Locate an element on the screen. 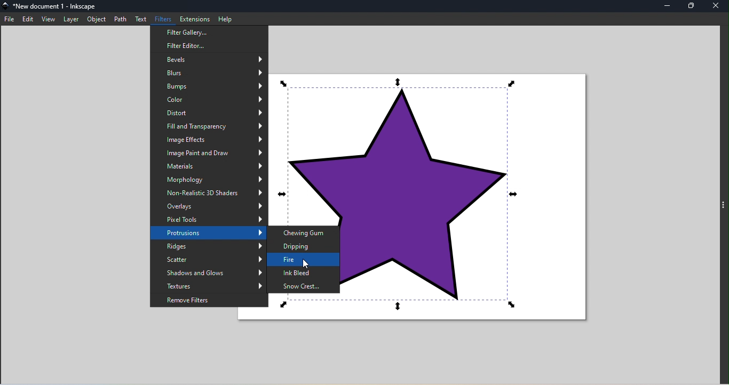 This screenshot has height=385, width=729. Extensions is located at coordinates (195, 19).